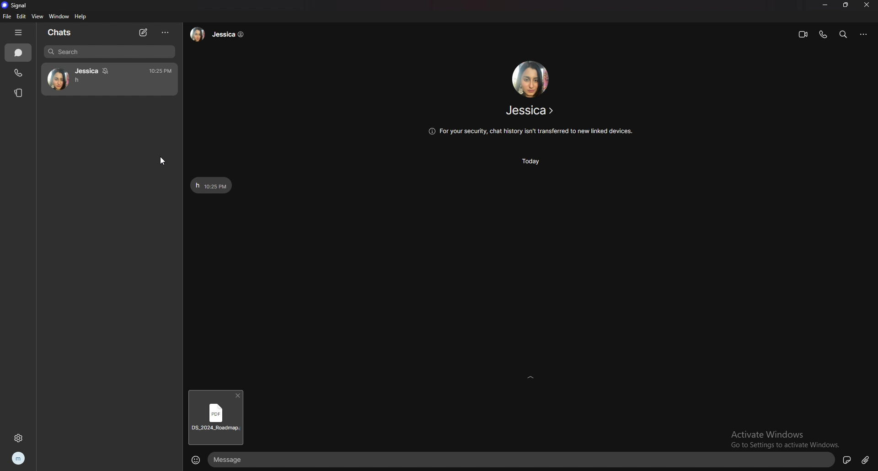 The height and width of the screenshot is (471, 878). What do you see at coordinates (239, 396) in the screenshot?
I see `remove document` at bounding box center [239, 396].